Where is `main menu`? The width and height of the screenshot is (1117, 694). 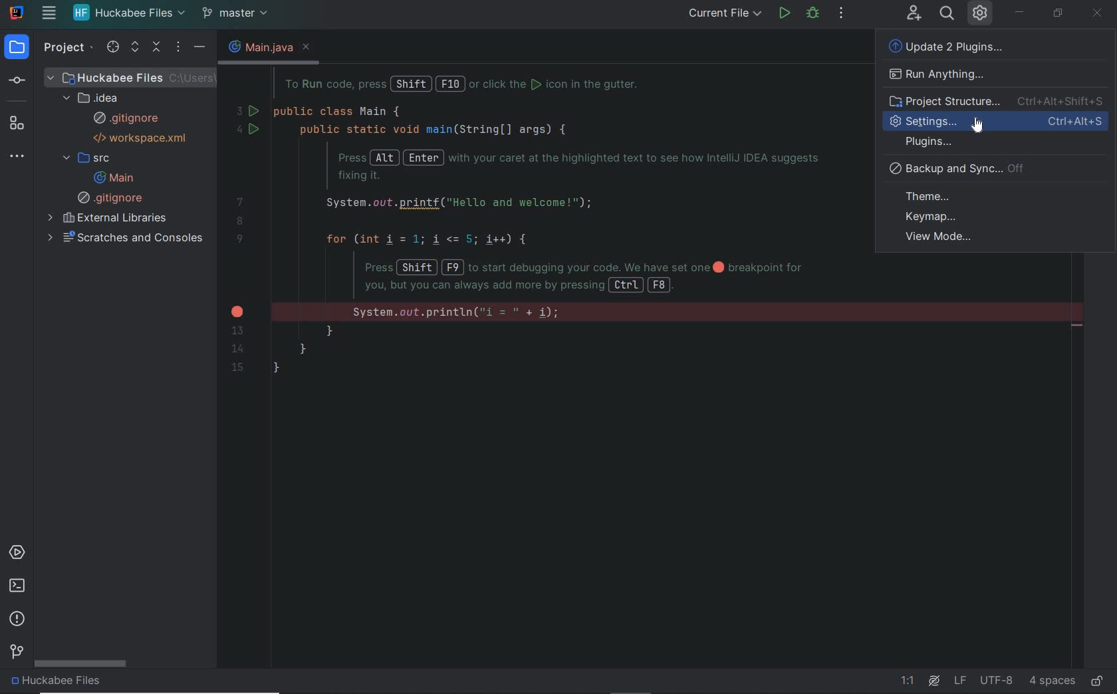 main menu is located at coordinates (49, 15).